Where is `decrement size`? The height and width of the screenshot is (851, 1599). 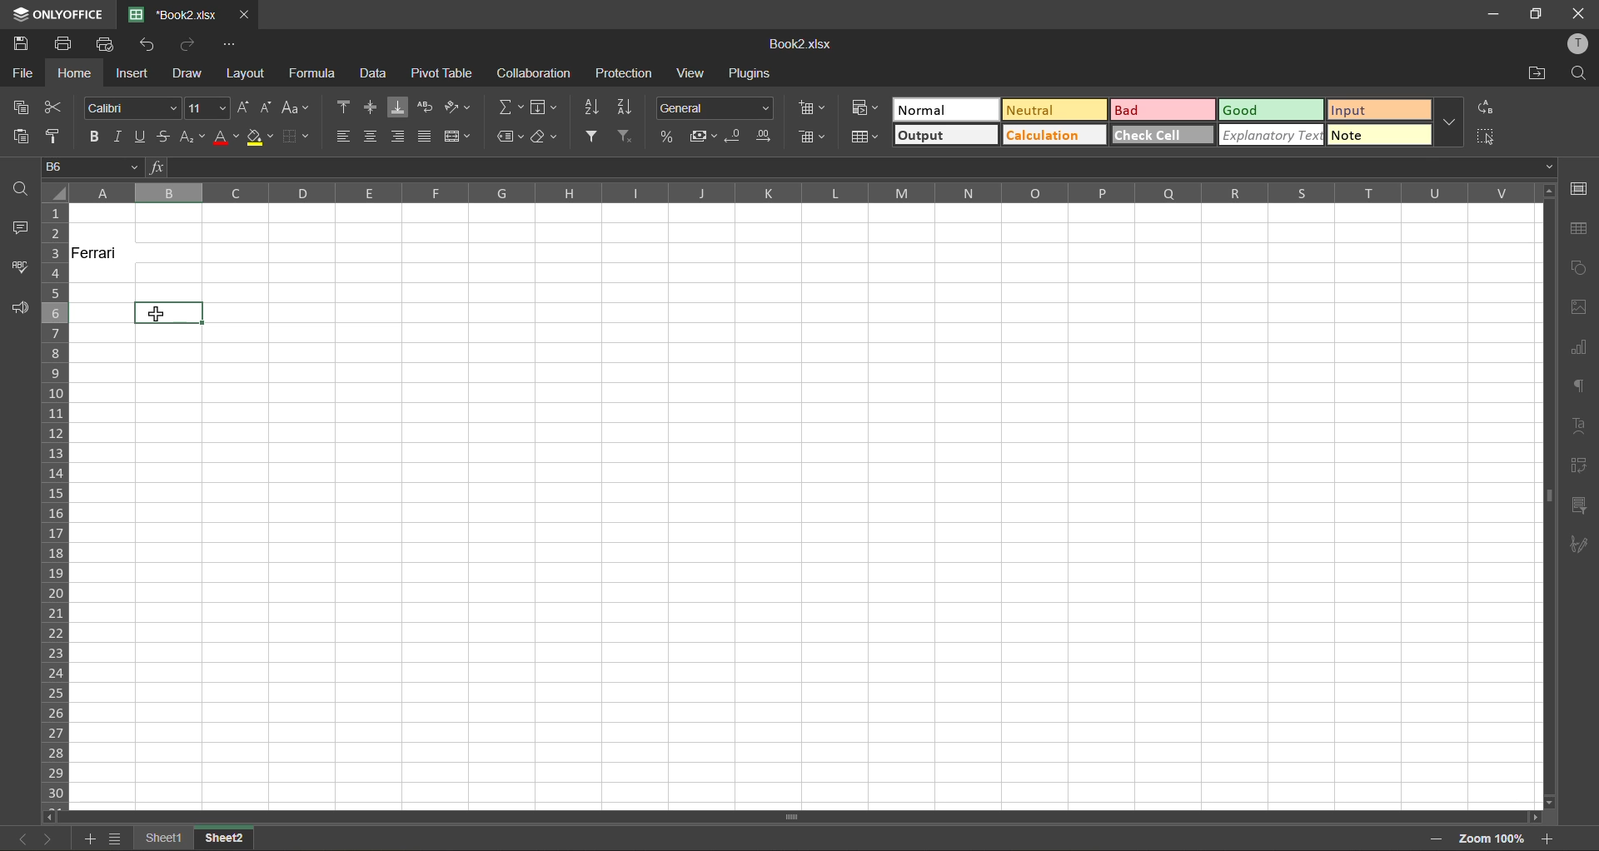 decrement size is located at coordinates (266, 108).